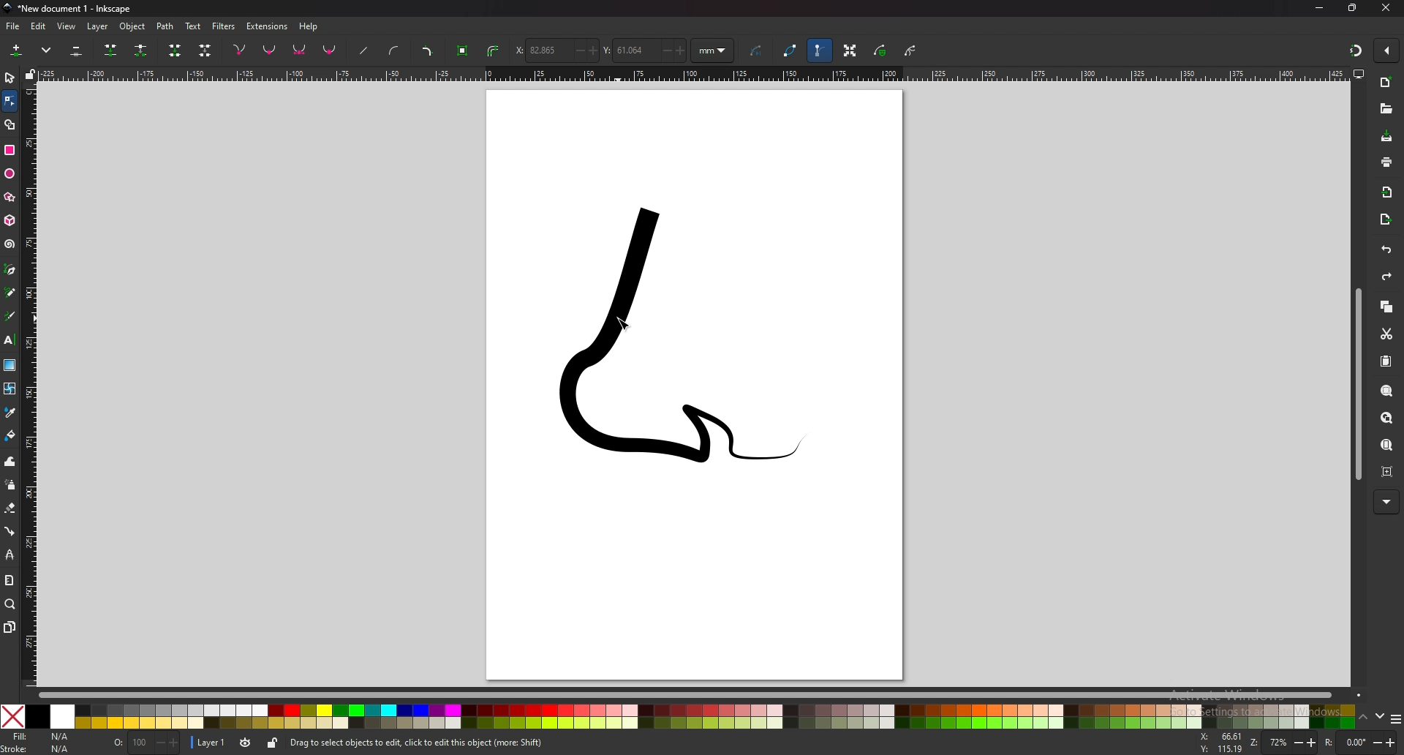 The image size is (1404, 755). What do you see at coordinates (209, 741) in the screenshot?
I see `layer` at bounding box center [209, 741].